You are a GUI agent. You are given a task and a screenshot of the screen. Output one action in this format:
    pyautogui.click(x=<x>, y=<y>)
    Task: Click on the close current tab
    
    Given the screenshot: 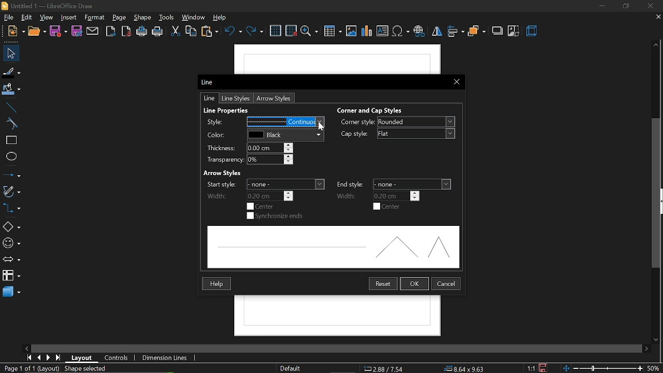 What is the action you would take?
    pyautogui.click(x=657, y=18)
    